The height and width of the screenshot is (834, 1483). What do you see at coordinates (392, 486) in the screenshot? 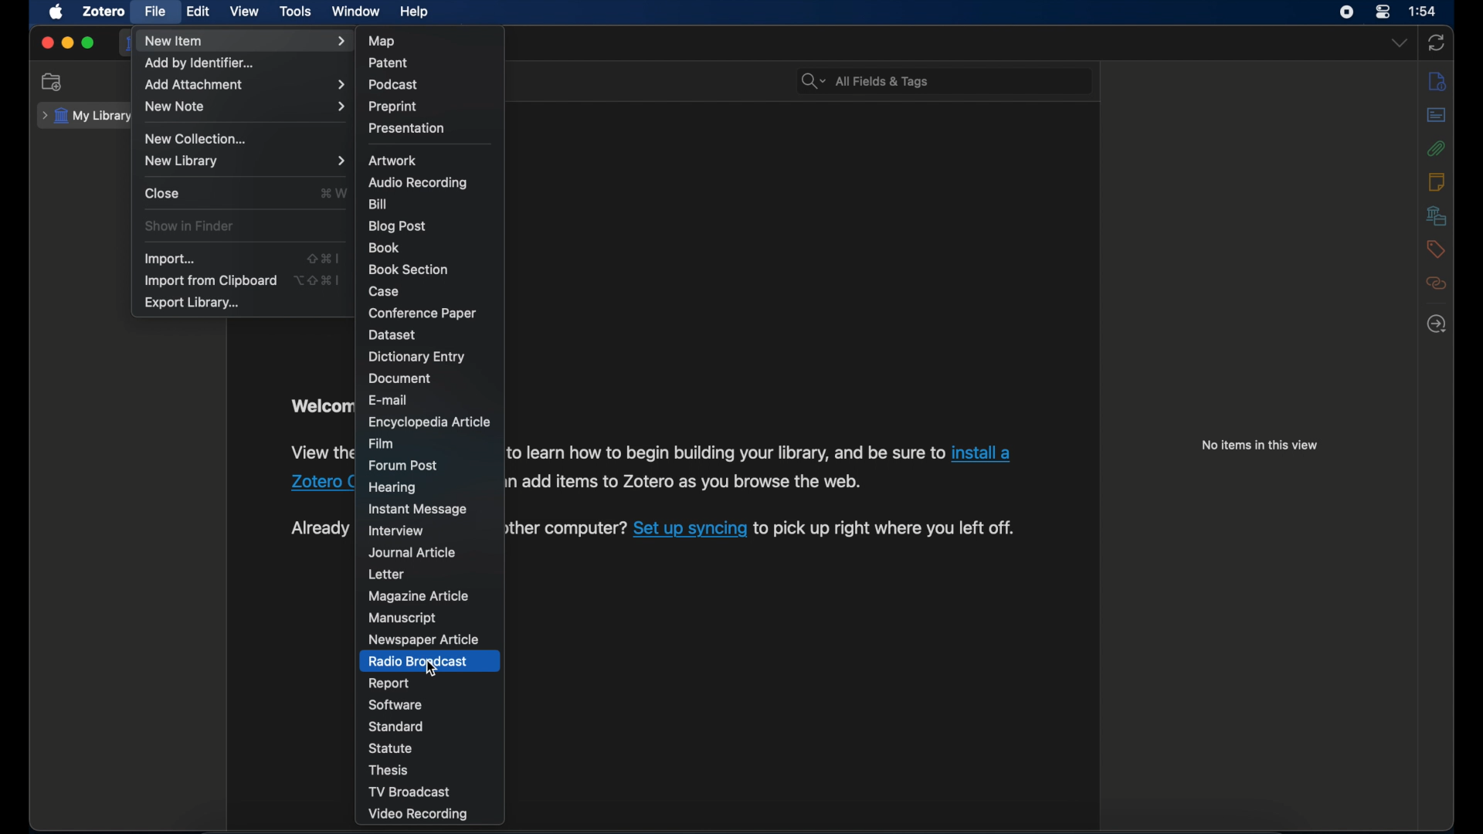
I see `hearing` at bounding box center [392, 486].